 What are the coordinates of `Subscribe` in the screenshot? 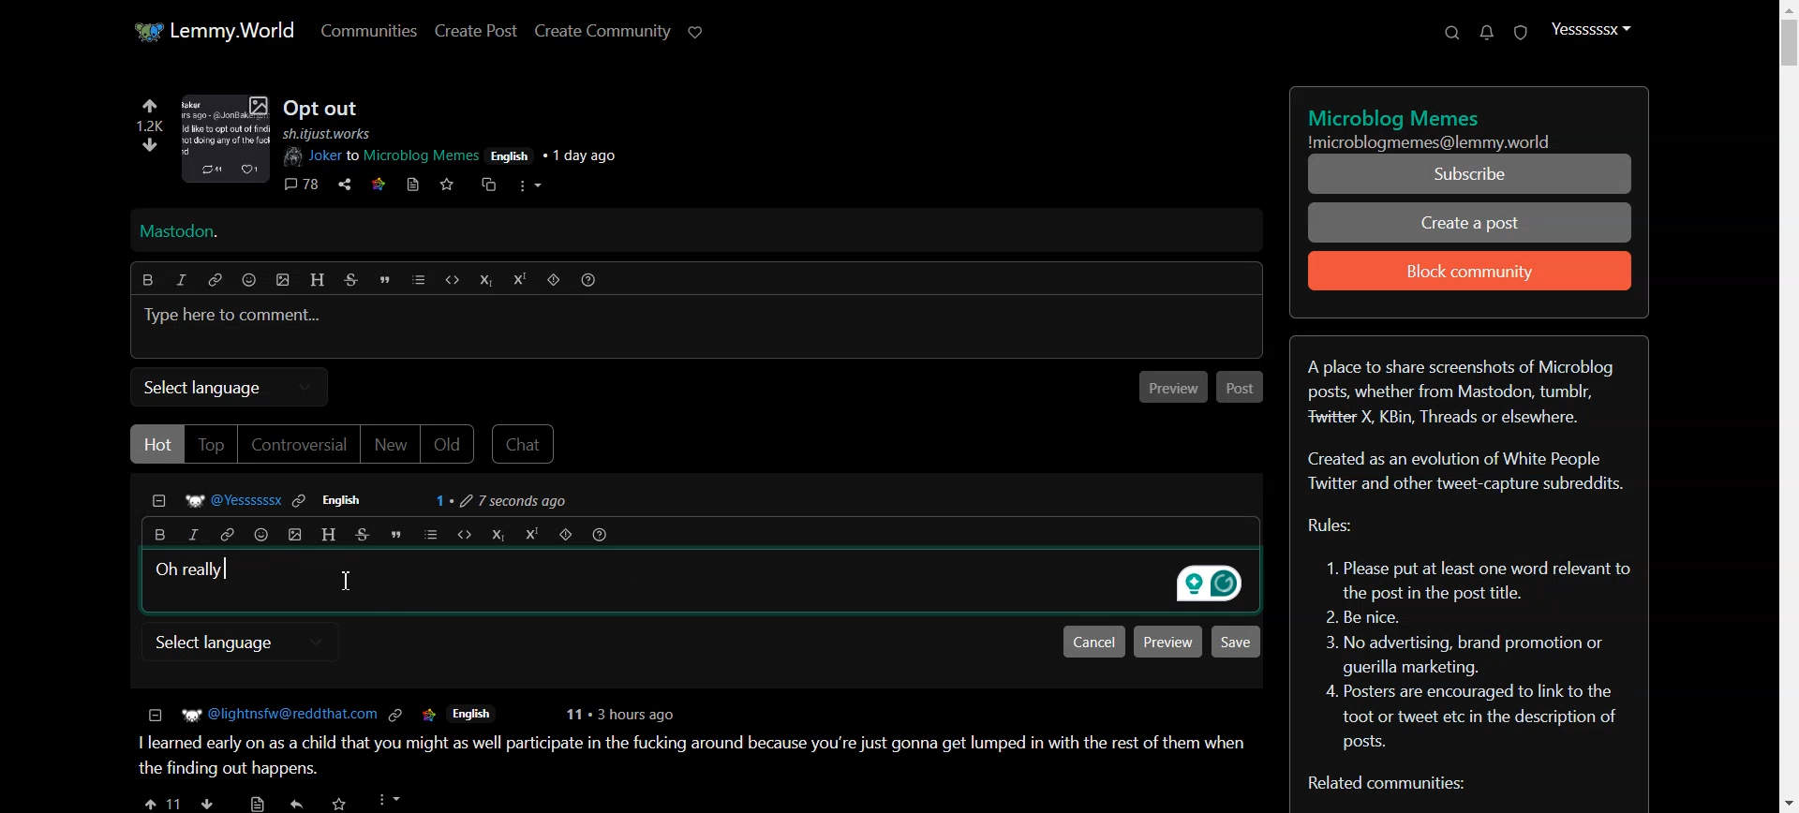 It's located at (1467, 174).